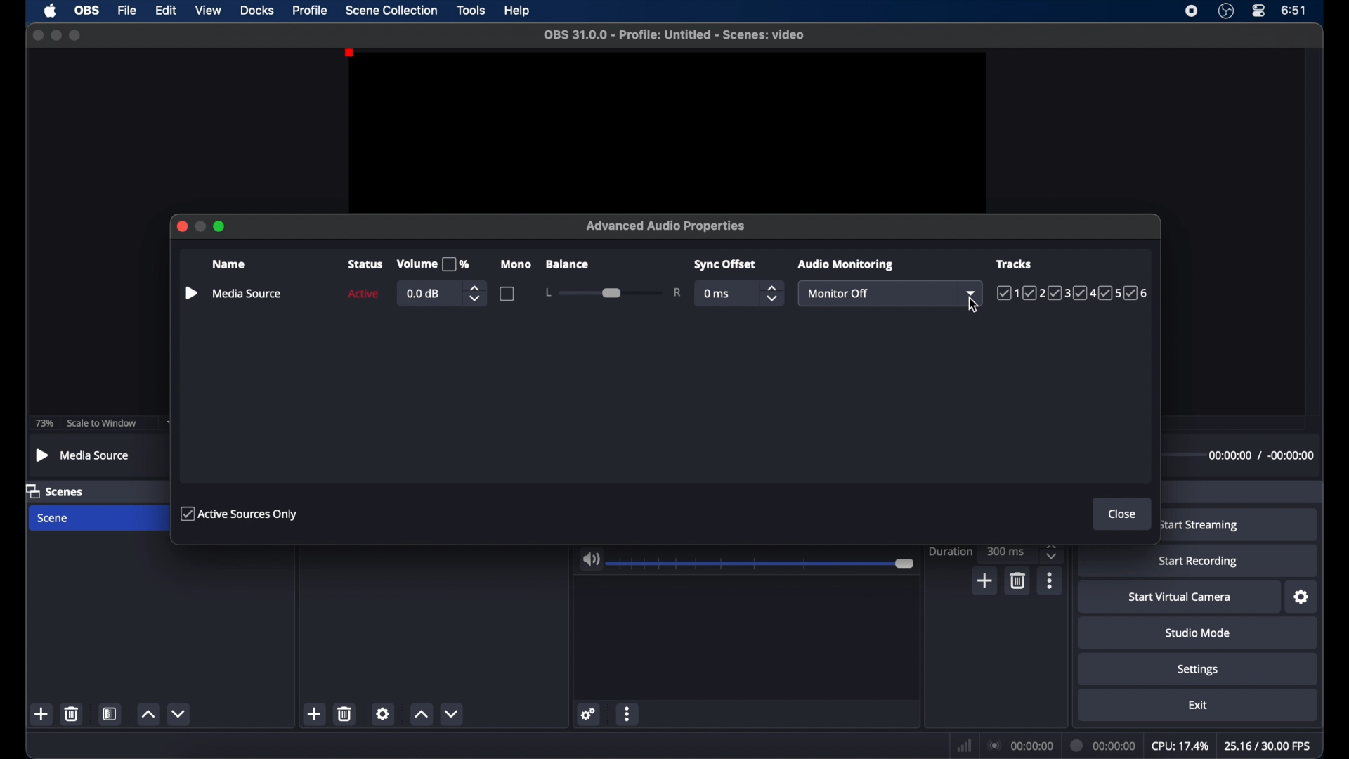 The width and height of the screenshot is (1349, 759). What do you see at coordinates (384, 713) in the screenshot?
I see `settings` at bounding box center [384, 713].